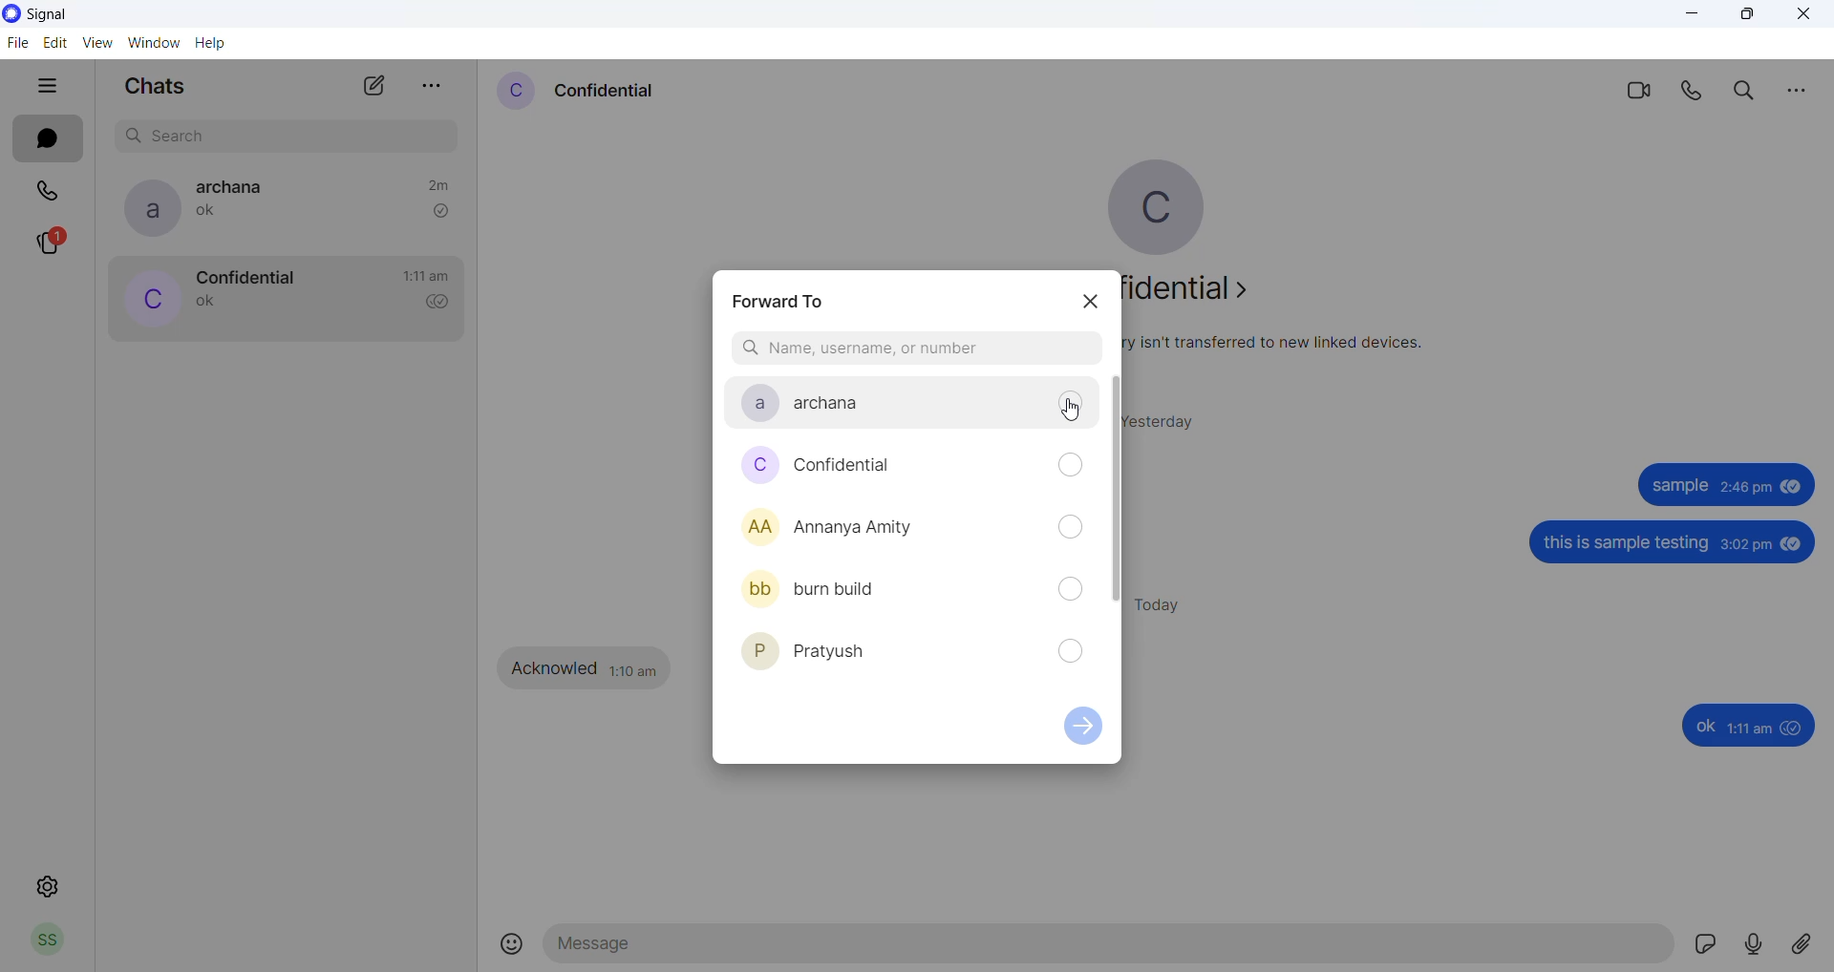 The height and width of the screenshot is (972, 1834). What do you see at coordinates (1286, 344) in the screenshot?
I see `security related text` at bounding box center [1286, 344].